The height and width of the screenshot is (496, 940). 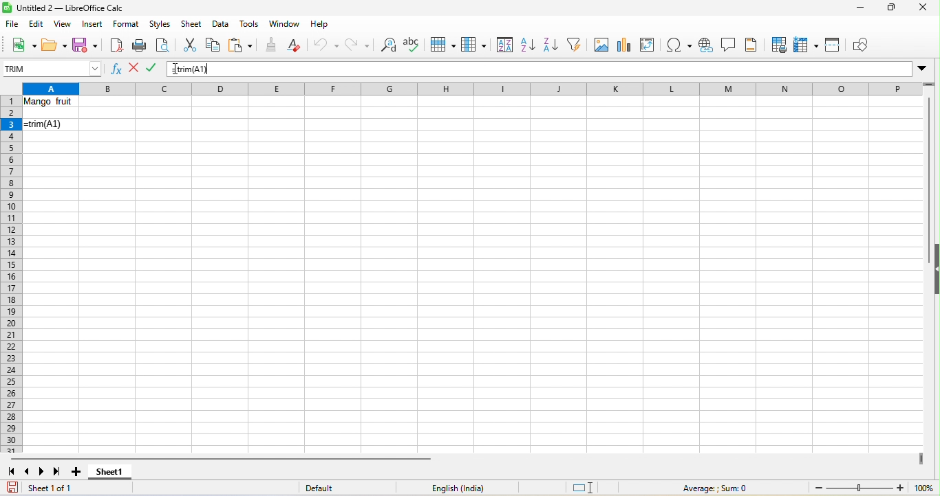 What do you see at coordinates (587, 487) in the screenshot?
I see `standard selection` at bounding box center [587, 487].